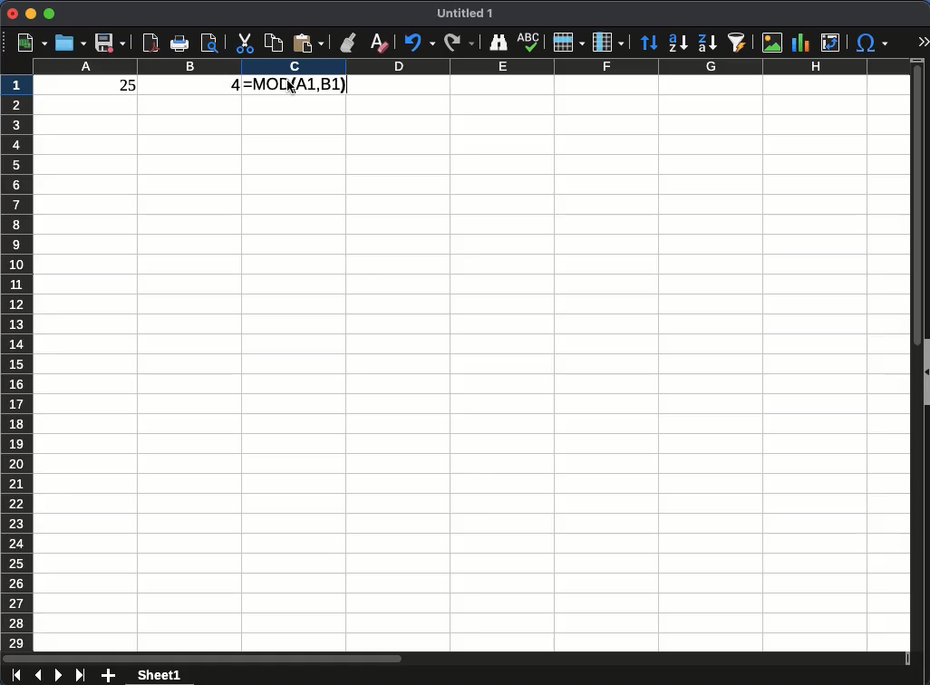  I want to click on open, so click(71, 43).